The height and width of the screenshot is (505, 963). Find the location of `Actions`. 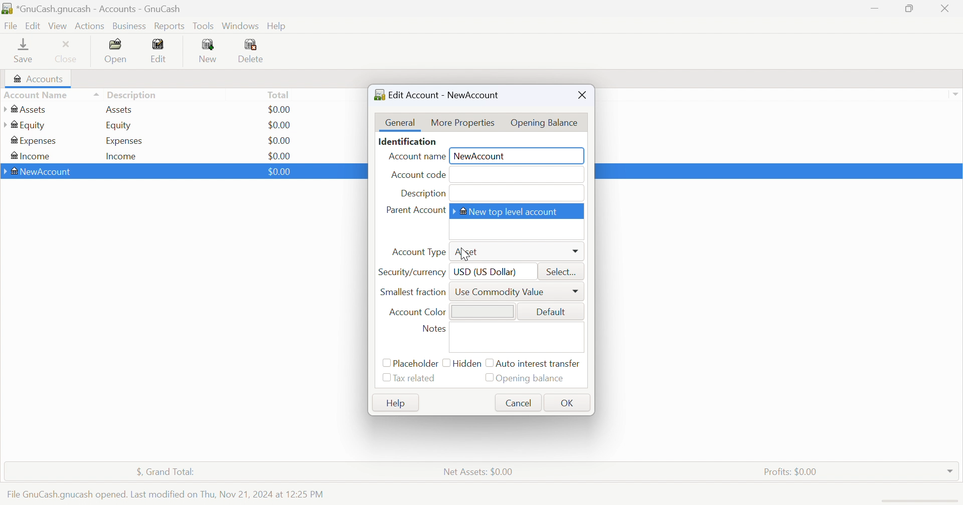

Actions is located at coordinates (90, 26).